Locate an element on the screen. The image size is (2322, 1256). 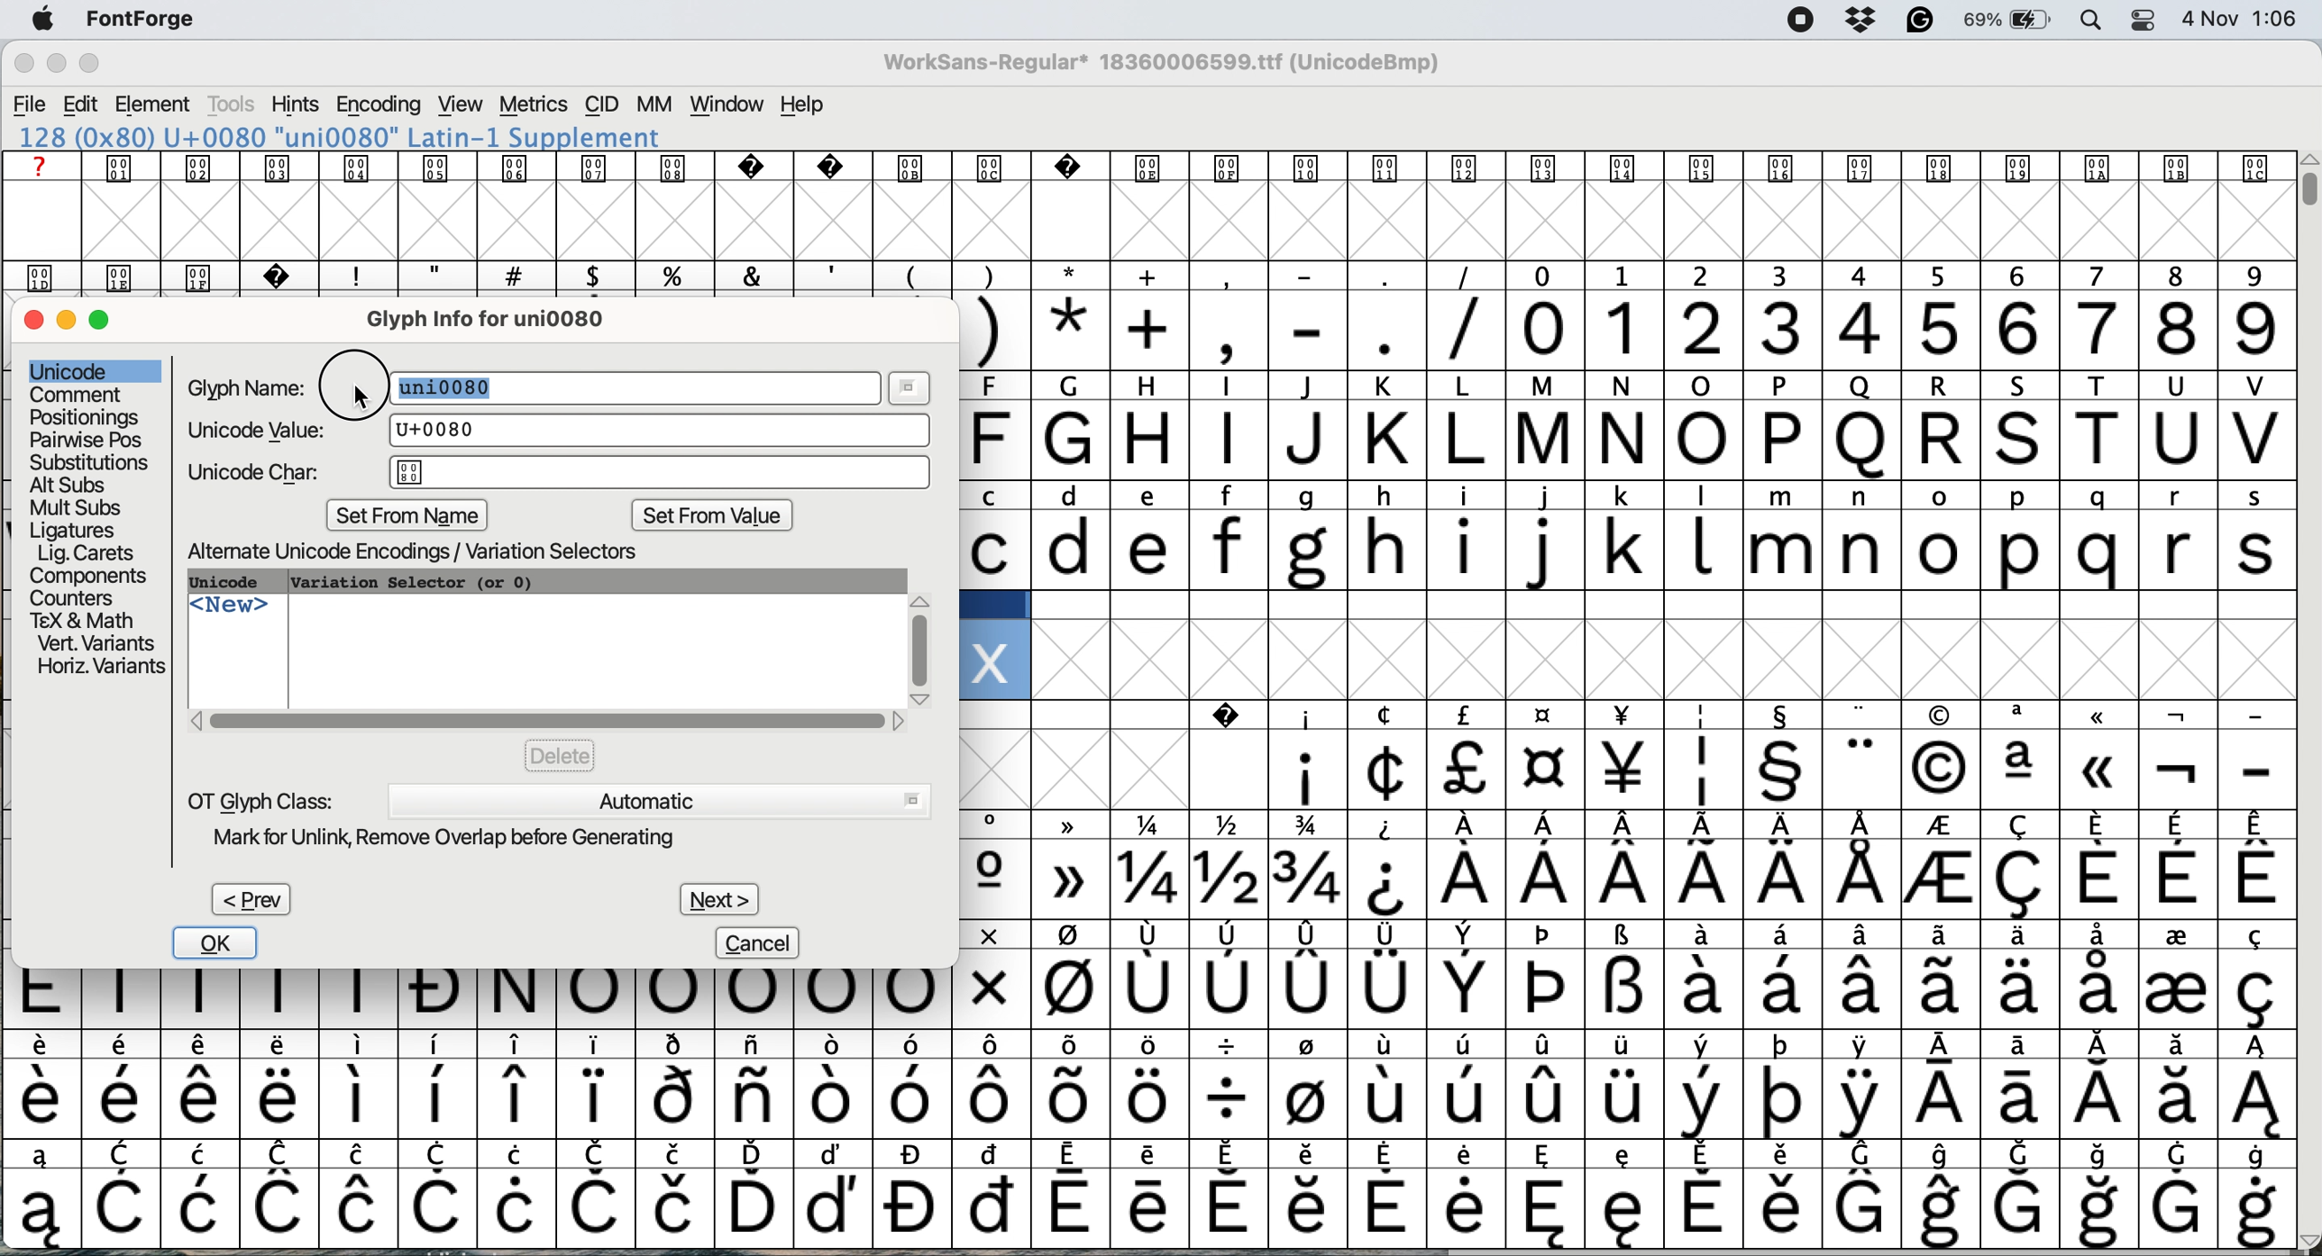
next is located at coordinates (718, 894).